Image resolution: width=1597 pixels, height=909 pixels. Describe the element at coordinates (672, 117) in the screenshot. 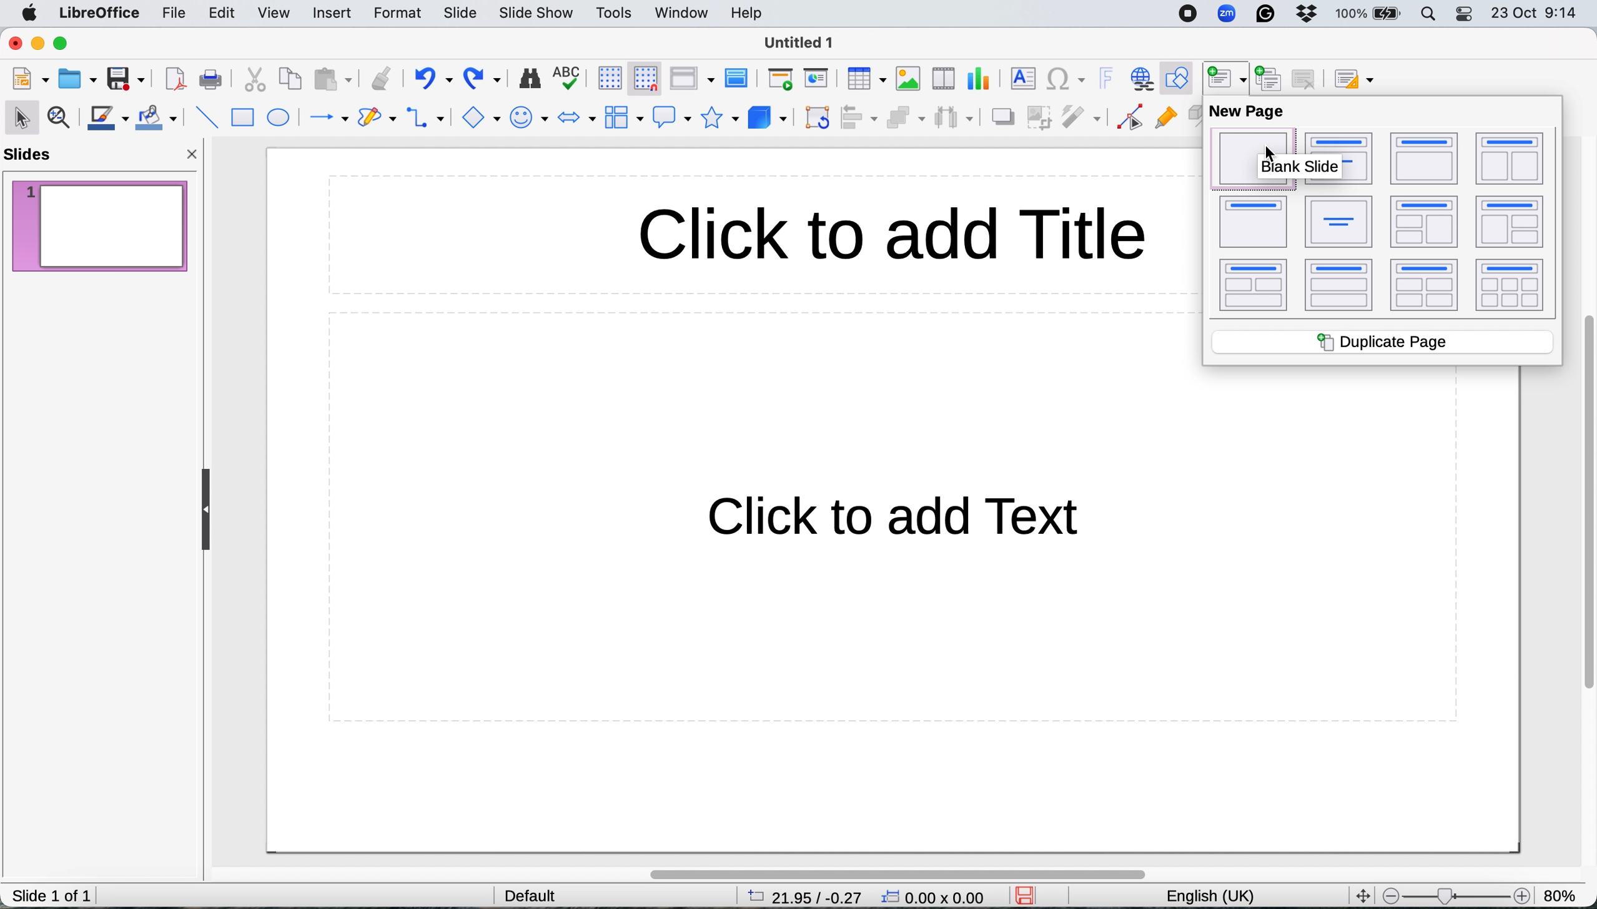

I see `callout shapes` at that location.